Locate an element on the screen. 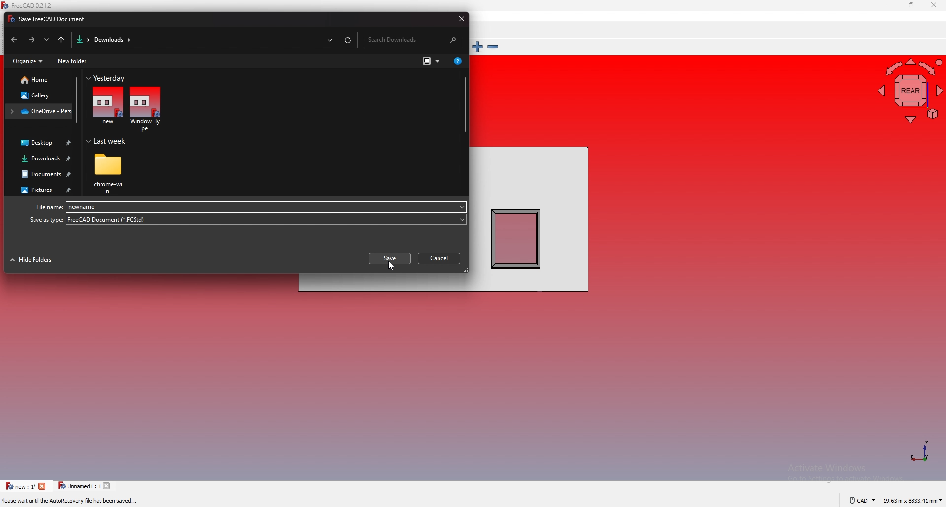 The image size is (946, 507). folder is located at coordinates (41, 112).